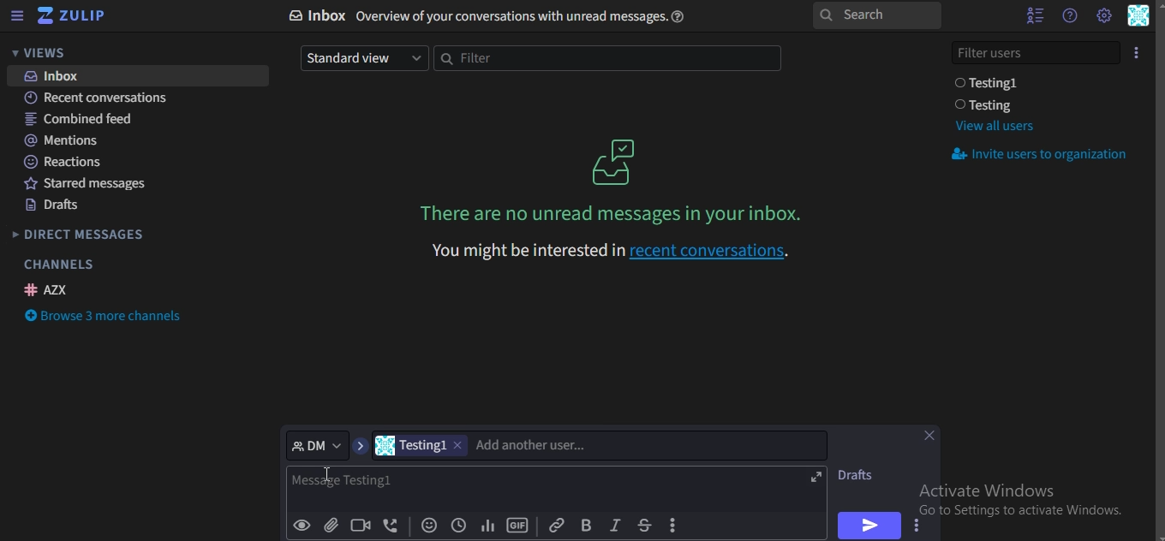  Describe the element at coordinates (73, 16) in the screenshot. I see `icon` at that location.